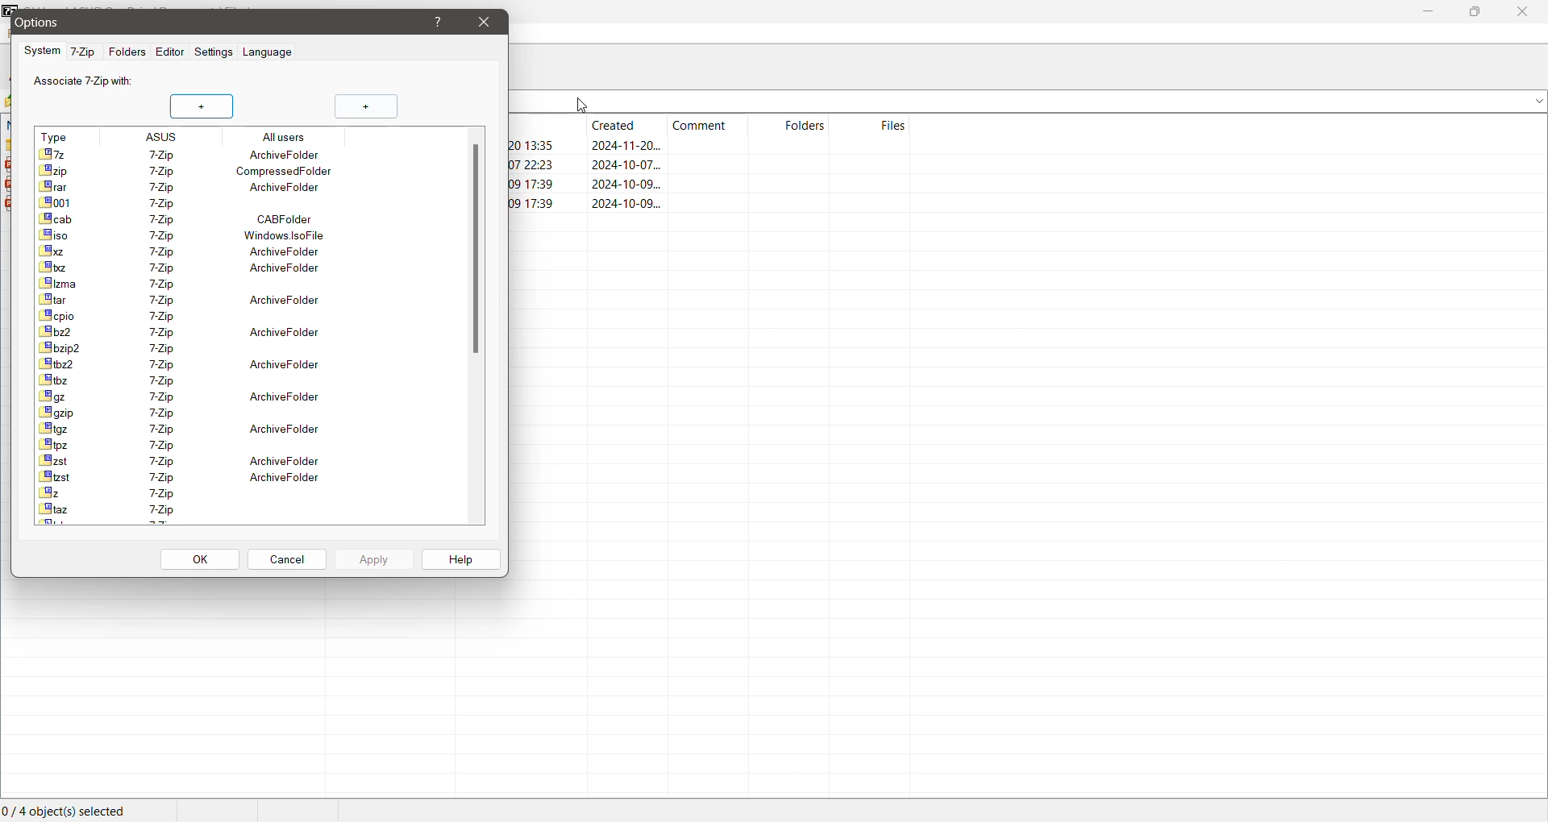 The width and height of the screenshot is (1548, 822). What do you see at coordinates (181, 460) in the screenshot?
I see `Archived Folder` at bounding box center [181, 460].